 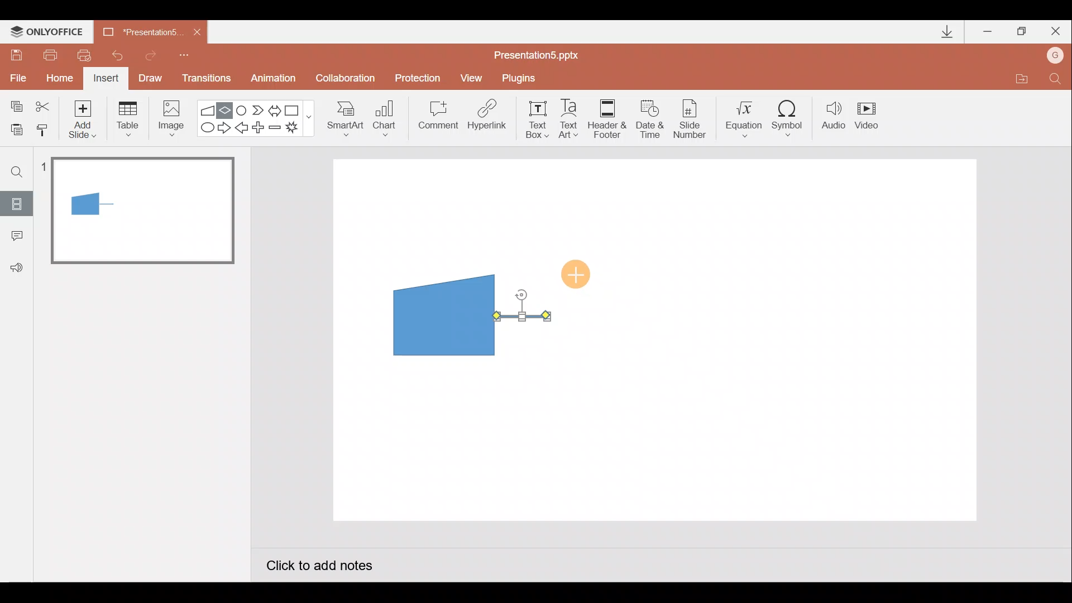 I want to click on Chevron, so click(x=259, y=111).